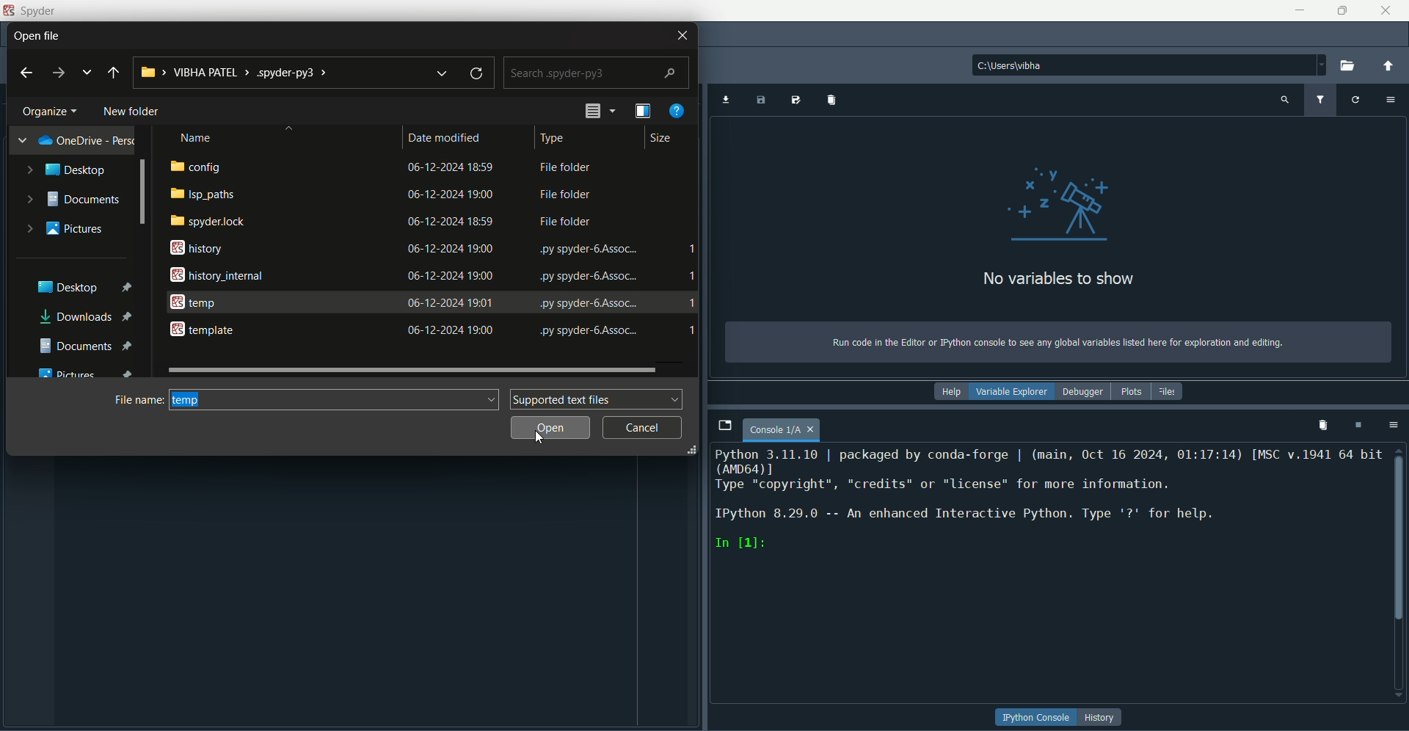  I want to click on back, so click(28, 71).